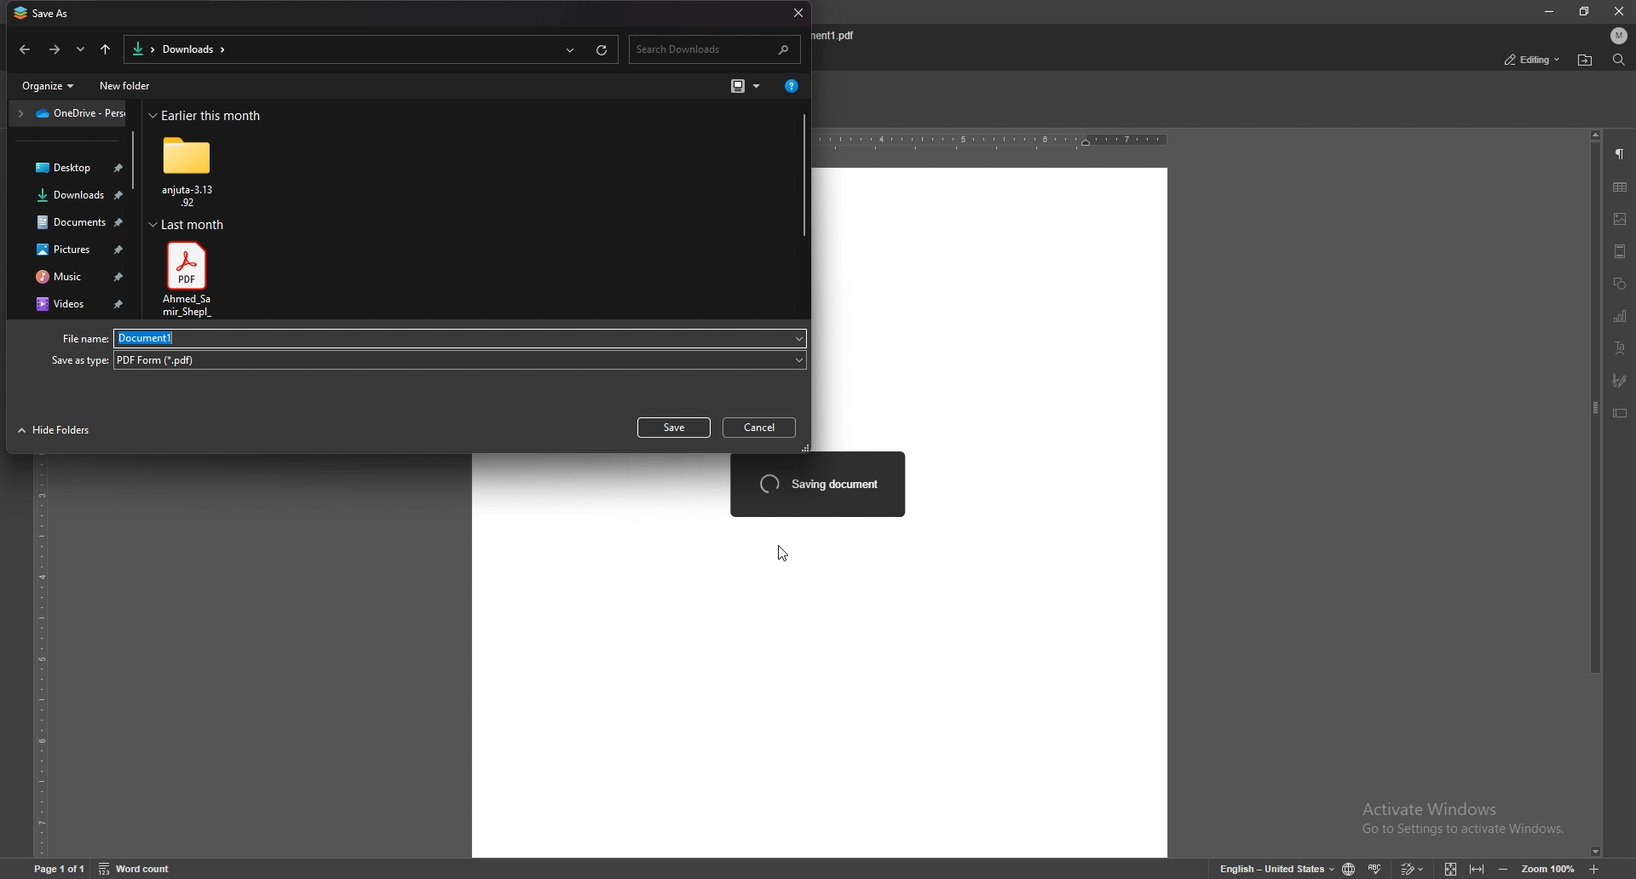 The width and height of the screenshot is (1636, 879). I want to click on change text language, so click(1278, 867).